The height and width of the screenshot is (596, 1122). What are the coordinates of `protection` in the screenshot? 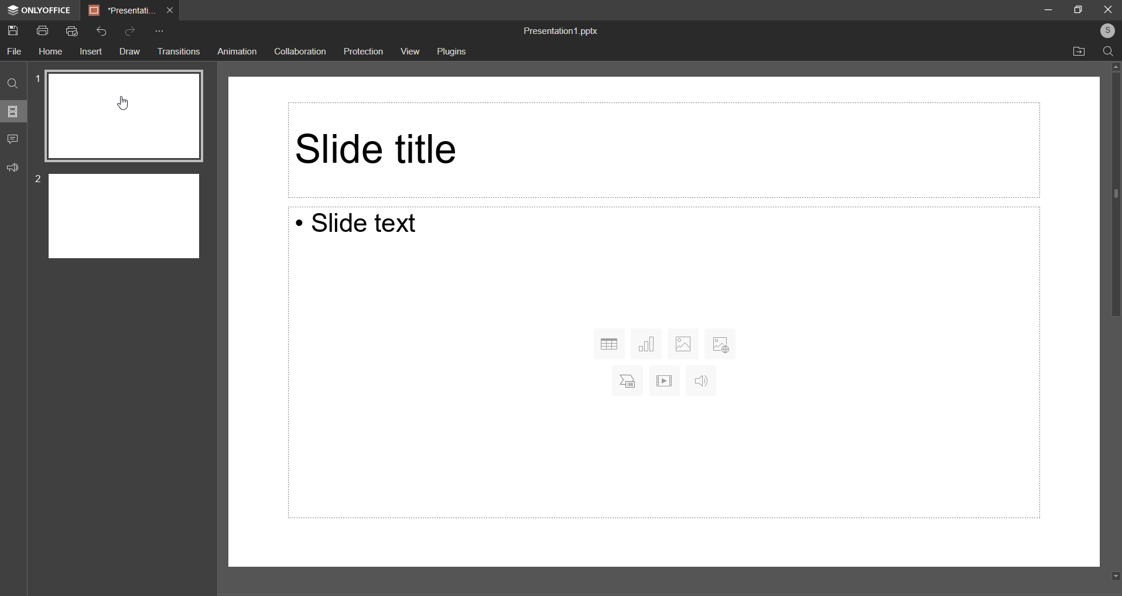 It's located at (364, 52).